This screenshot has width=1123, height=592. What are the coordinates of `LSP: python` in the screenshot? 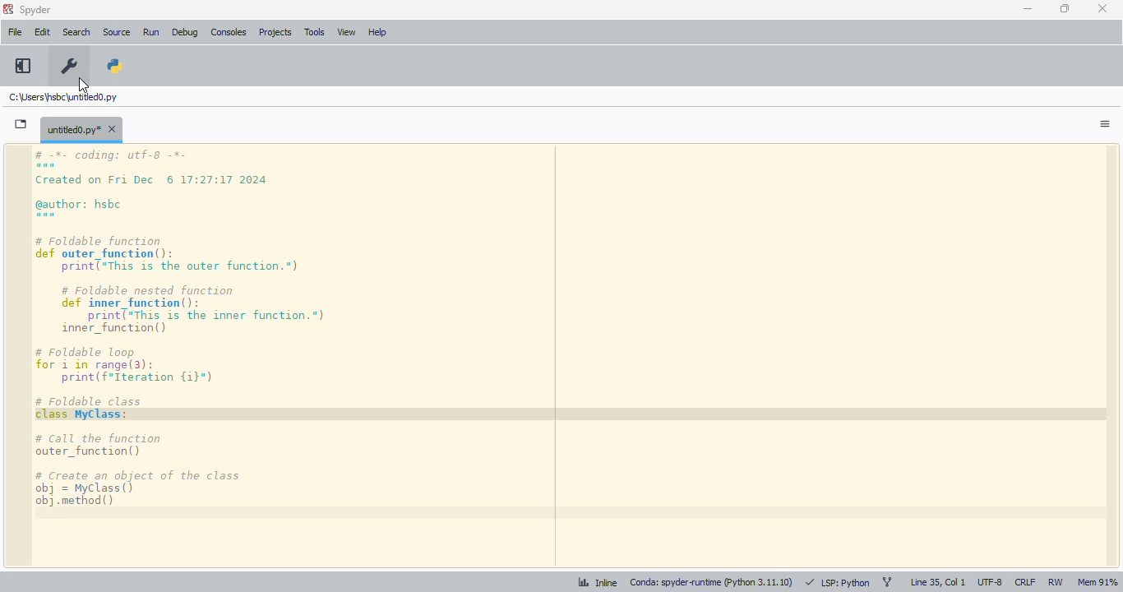 It's located at (837, 582).